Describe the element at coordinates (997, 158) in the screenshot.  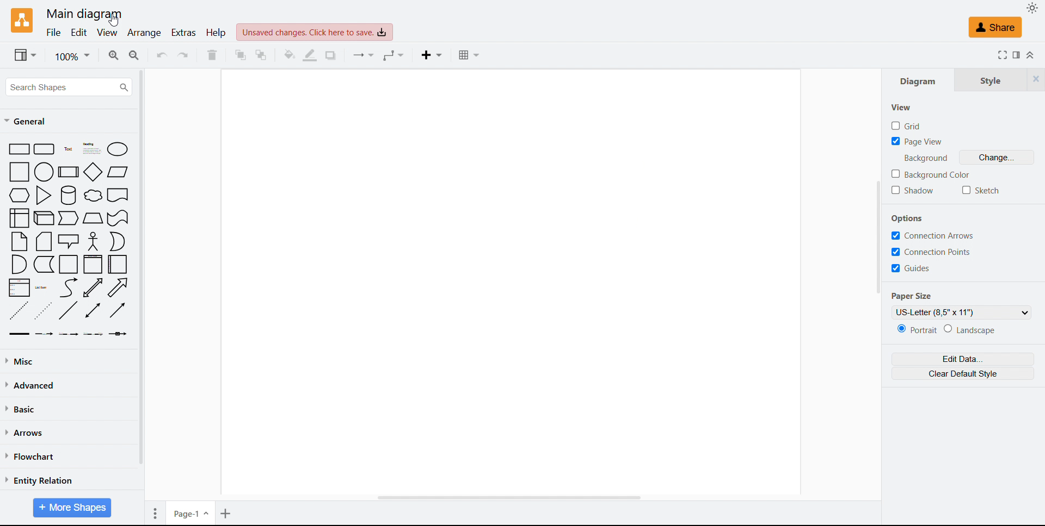
I see `Change background ` at that location.